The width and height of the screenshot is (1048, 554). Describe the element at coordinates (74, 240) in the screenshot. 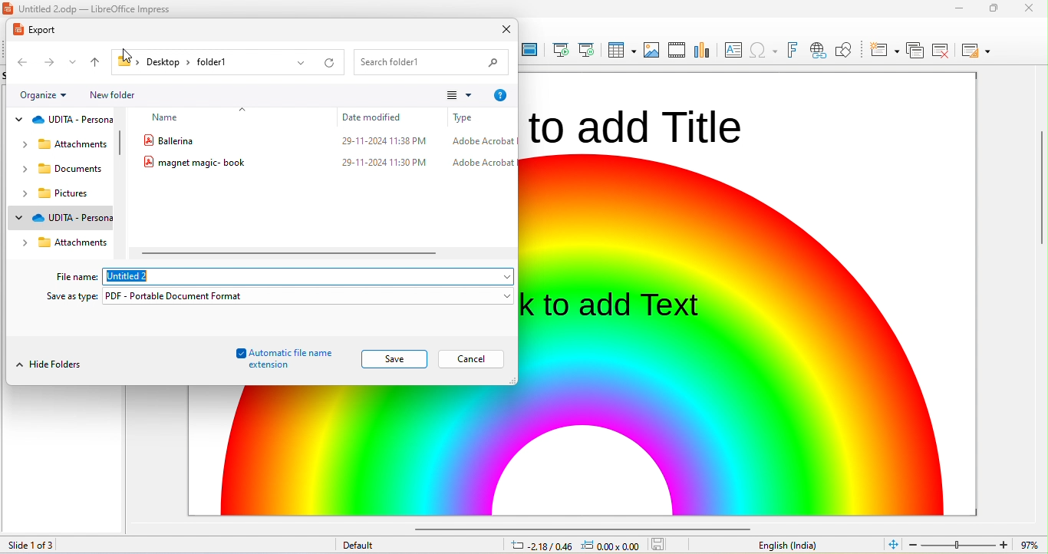

I see `attachments` at that location.